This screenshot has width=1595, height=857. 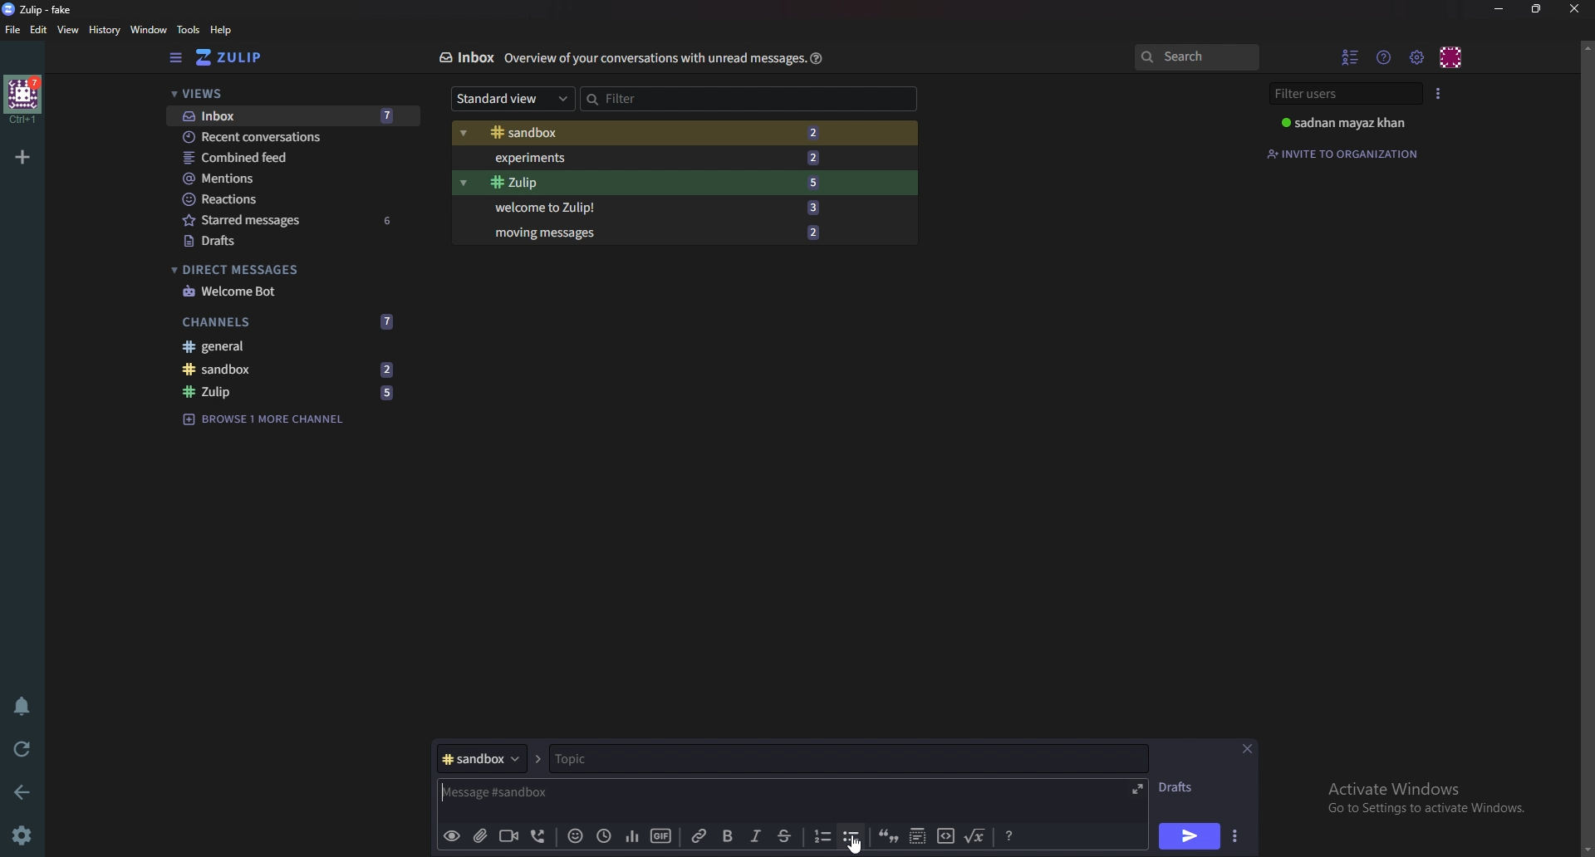 What do you see at coordinates (1385, 56) in the screenshot?
I see `Help menu` at bounding box center [1385, 56].